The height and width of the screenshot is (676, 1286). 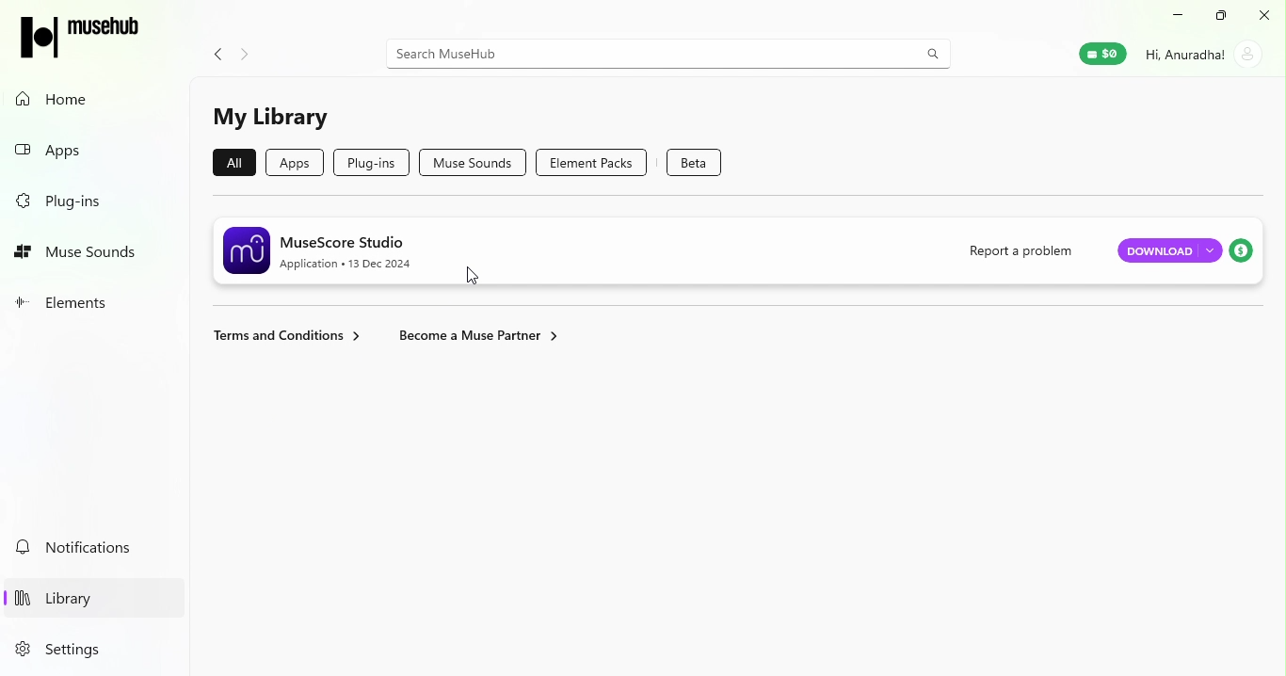 I want to click on Beta, so click(x=698, y=160).